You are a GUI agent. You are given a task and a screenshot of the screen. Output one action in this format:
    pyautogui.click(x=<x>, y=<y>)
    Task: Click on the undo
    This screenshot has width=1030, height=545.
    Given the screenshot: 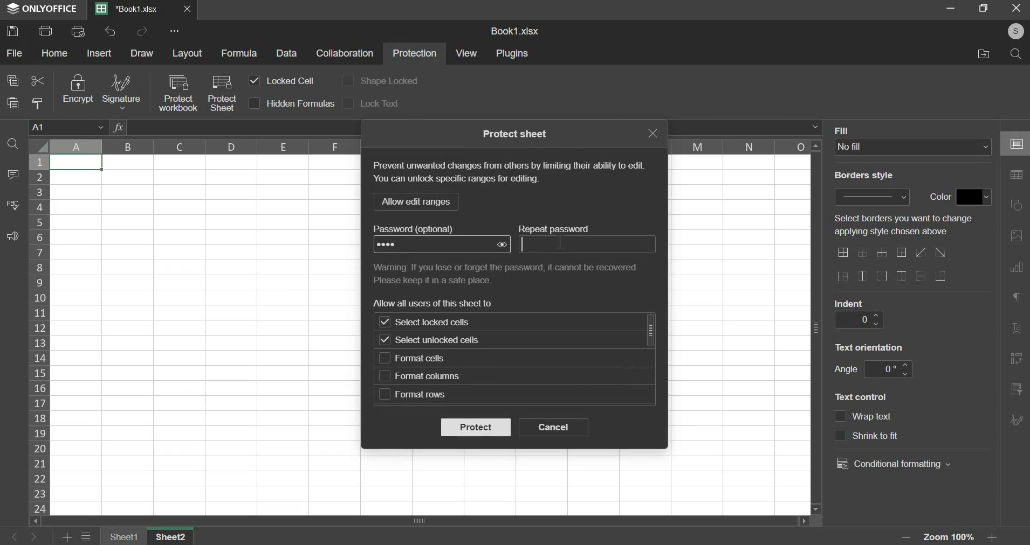 What is the action you would take?
    pyautogui.click(x=111, y=31)
    